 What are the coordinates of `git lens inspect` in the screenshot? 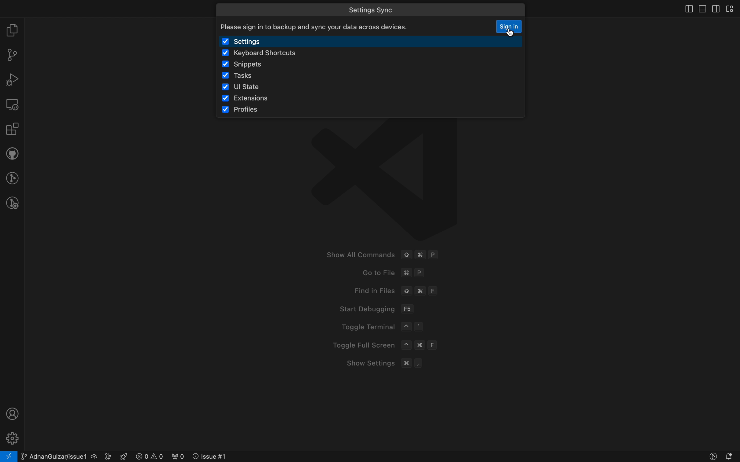 It's located at (11, 203).